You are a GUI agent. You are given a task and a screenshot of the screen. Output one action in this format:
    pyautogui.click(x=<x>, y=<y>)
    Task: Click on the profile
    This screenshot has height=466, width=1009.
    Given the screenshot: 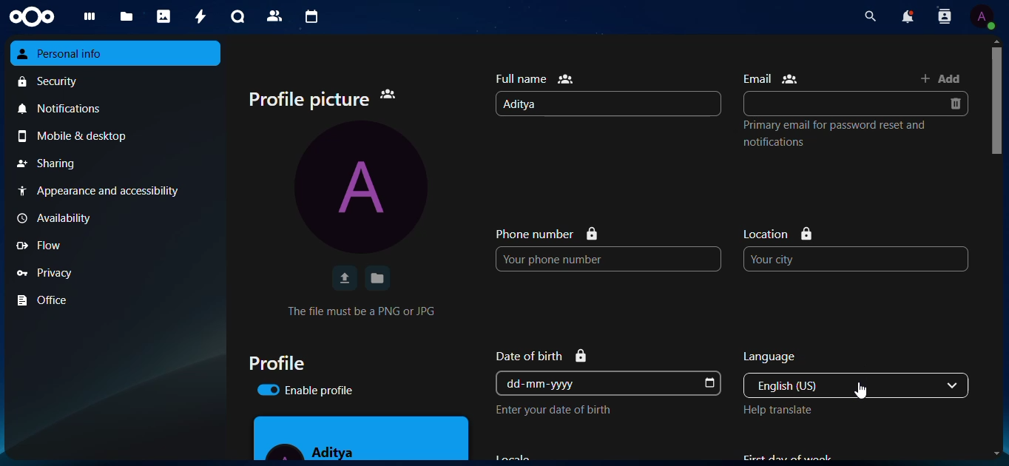 What is the action you would take?
    pyautogui.click(x=367, y=189)
    